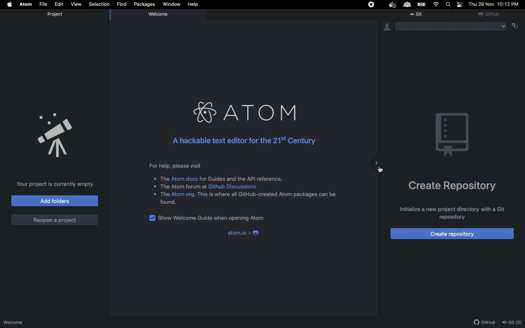 The width and height of the screenshot is (525, 328). Describe the element at coordinates (55, 184) in the screenshot. I see `Your project is currently empty` at that location.